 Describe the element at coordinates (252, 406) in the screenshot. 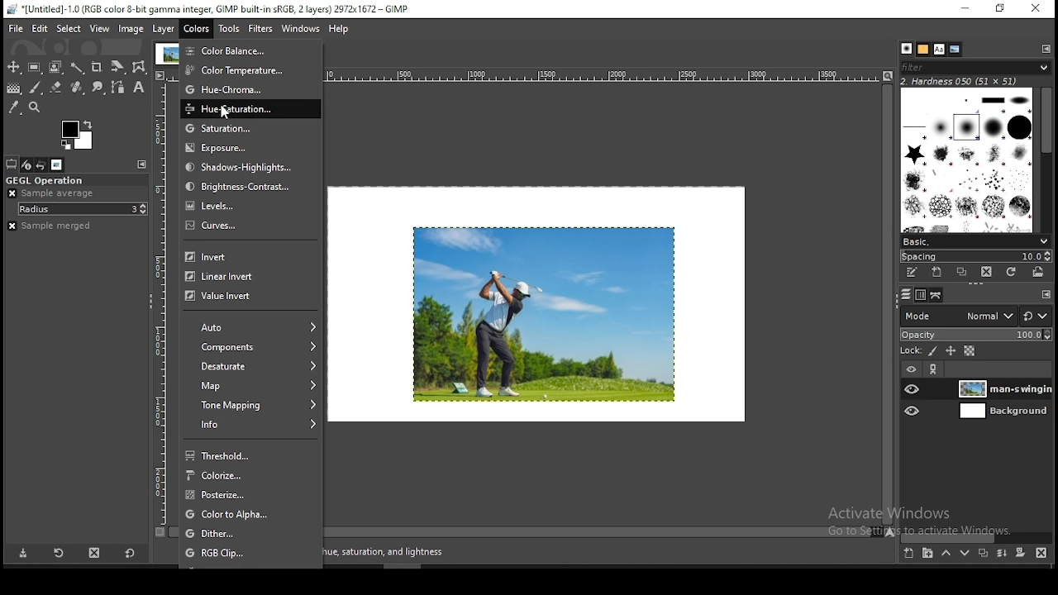

I see `tone mapping` at that location.